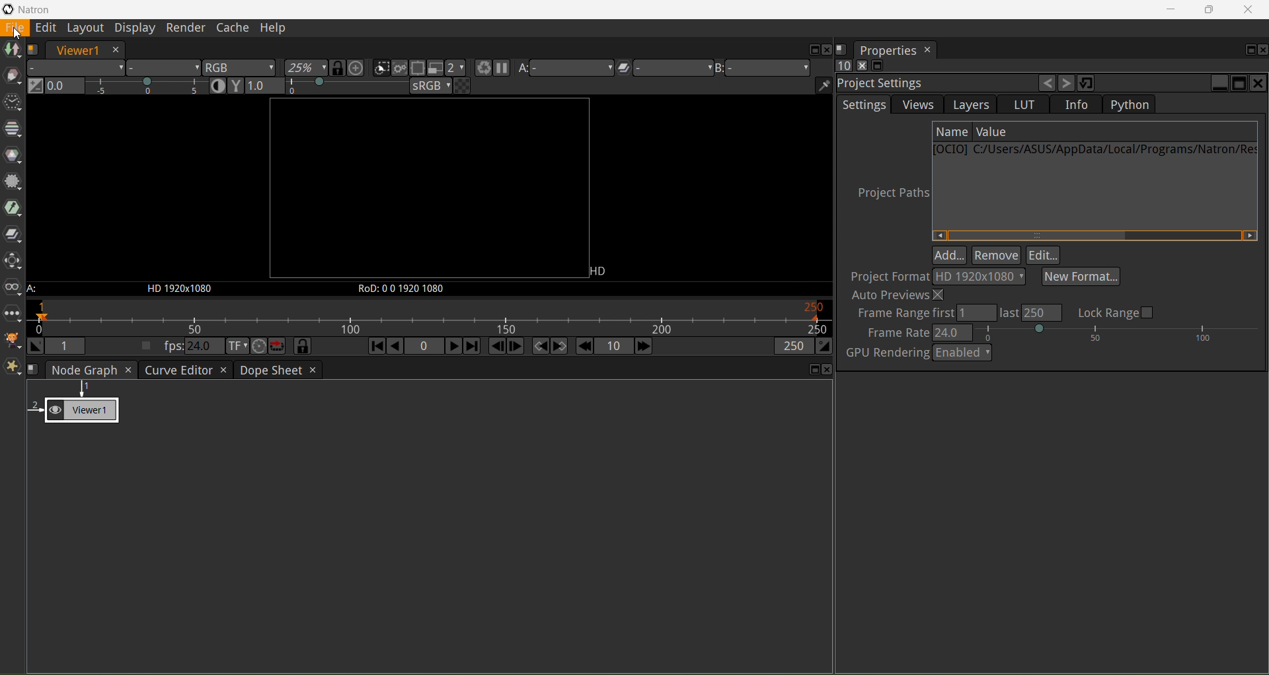 The height and width of the screenshot is (675, 1269). What do you see at coordinates (418, 69) in the screenshot?
I see `When active, enables the region of interest that limits the portion of the viewer that is kept updated` at bounding box center [418, 69].